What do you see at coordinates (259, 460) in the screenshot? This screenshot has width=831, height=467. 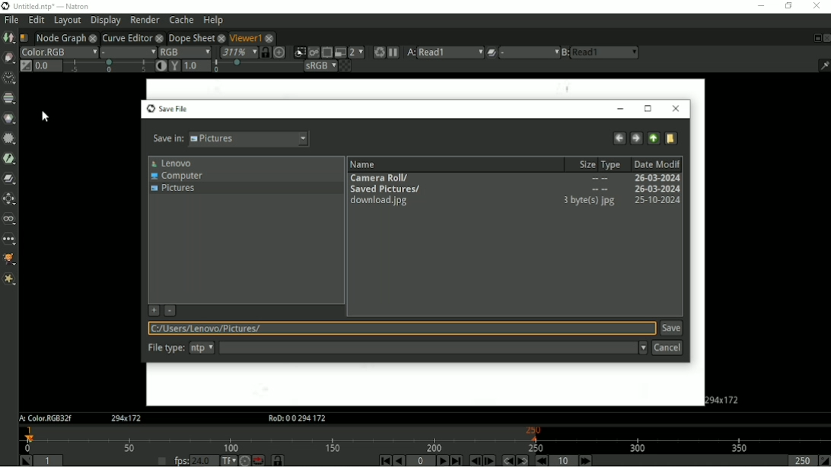 I see `Behaviour` at bounding box center [259, 460].